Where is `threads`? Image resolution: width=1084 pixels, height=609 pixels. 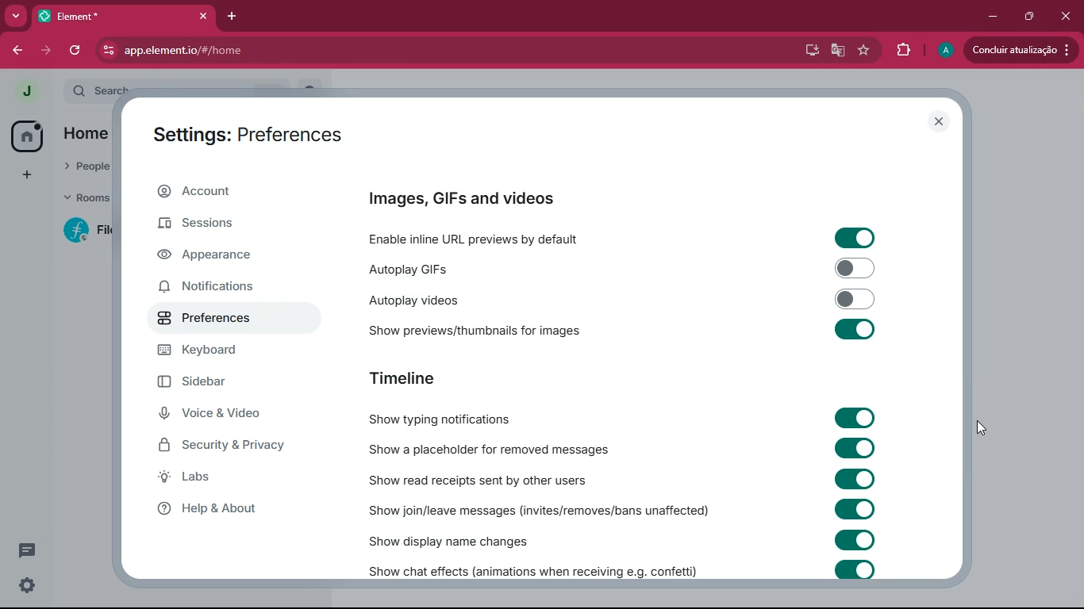 threads is located at coordinates (27, 550).